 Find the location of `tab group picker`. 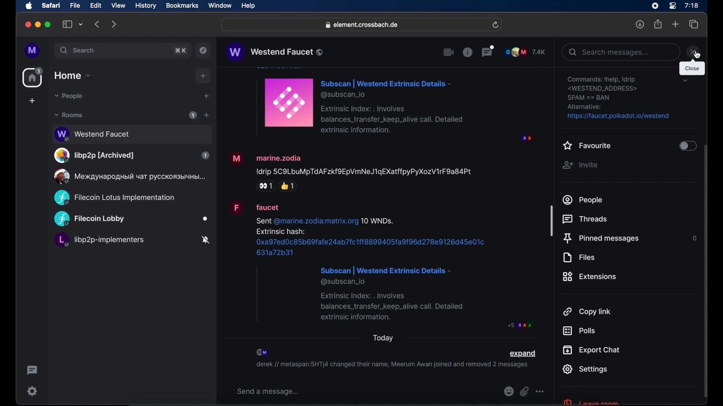

tab group picker is located at coordinates (81, 24).